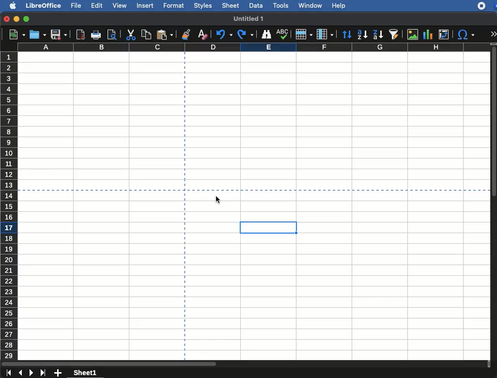  What do you see at coordinates (249, 19) in the screenshot?
I see `untitled 1` at bounding box center [249, 19].